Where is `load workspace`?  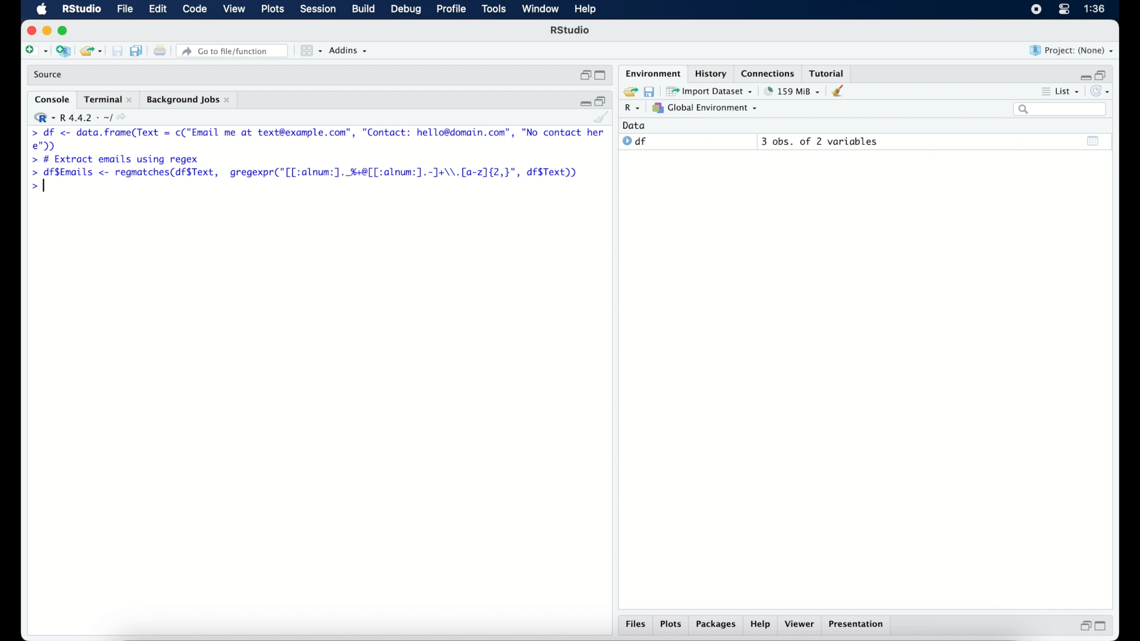
load workspace is located at coordinates (630, 90).